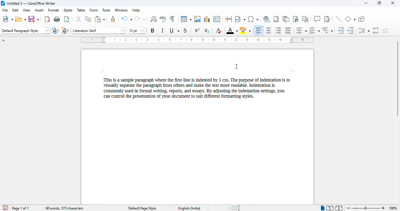 The height and width of the screenshot is (211, 400). What do you see at coordinates (278, 30) in the screenshot?
I see `align right` at bounding box center [278, 30].